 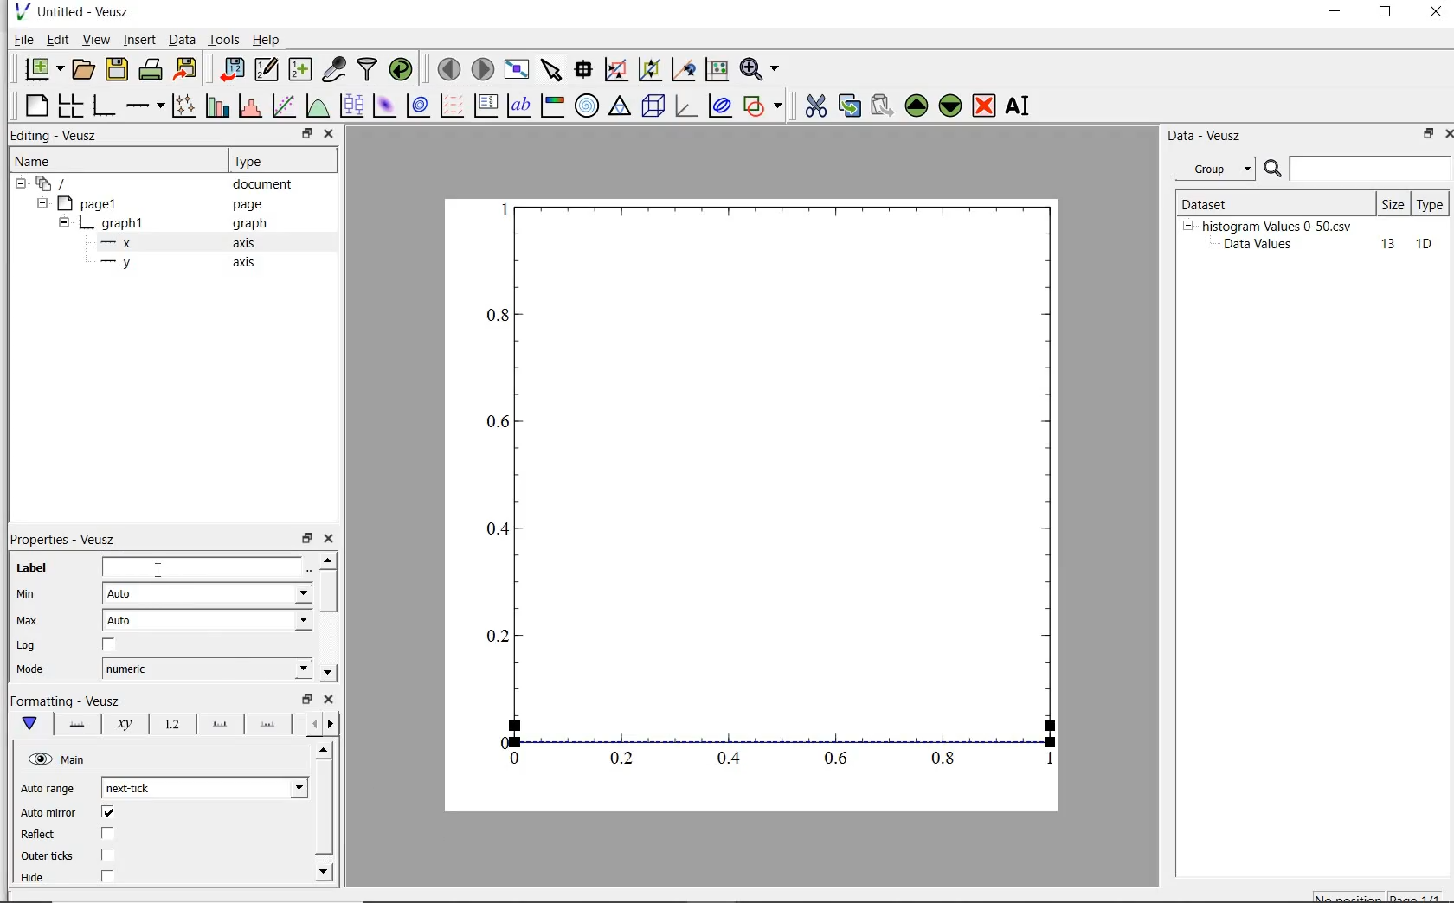 What do you see at coordinates (327, 560) in the screenshot?
I see `move up` at bounding box center [327, 560].